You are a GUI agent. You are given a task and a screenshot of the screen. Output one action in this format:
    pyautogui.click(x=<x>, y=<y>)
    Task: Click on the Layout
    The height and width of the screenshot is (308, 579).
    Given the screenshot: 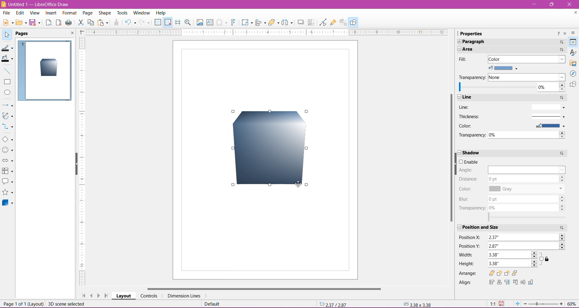 What is the action you would take?
    pyautogui.click(x=124, y=296)
    